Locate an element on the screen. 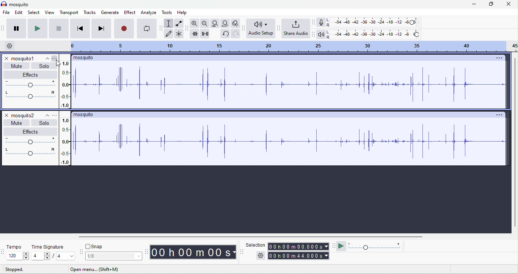 This screenshot has width=518, height=274. track2 is located at coordinates (32, 116).